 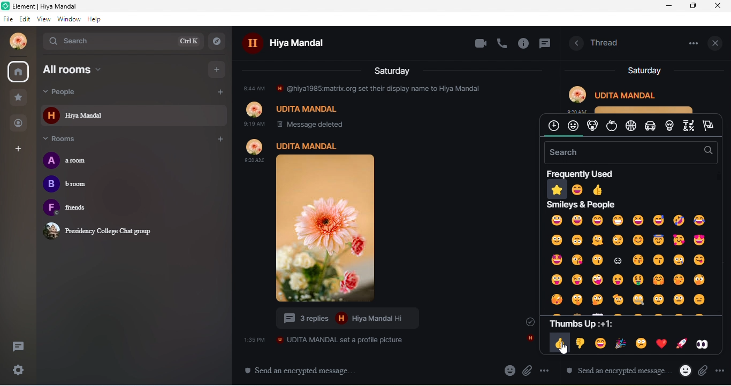 I want to click on help, so click(x=95, y=19).